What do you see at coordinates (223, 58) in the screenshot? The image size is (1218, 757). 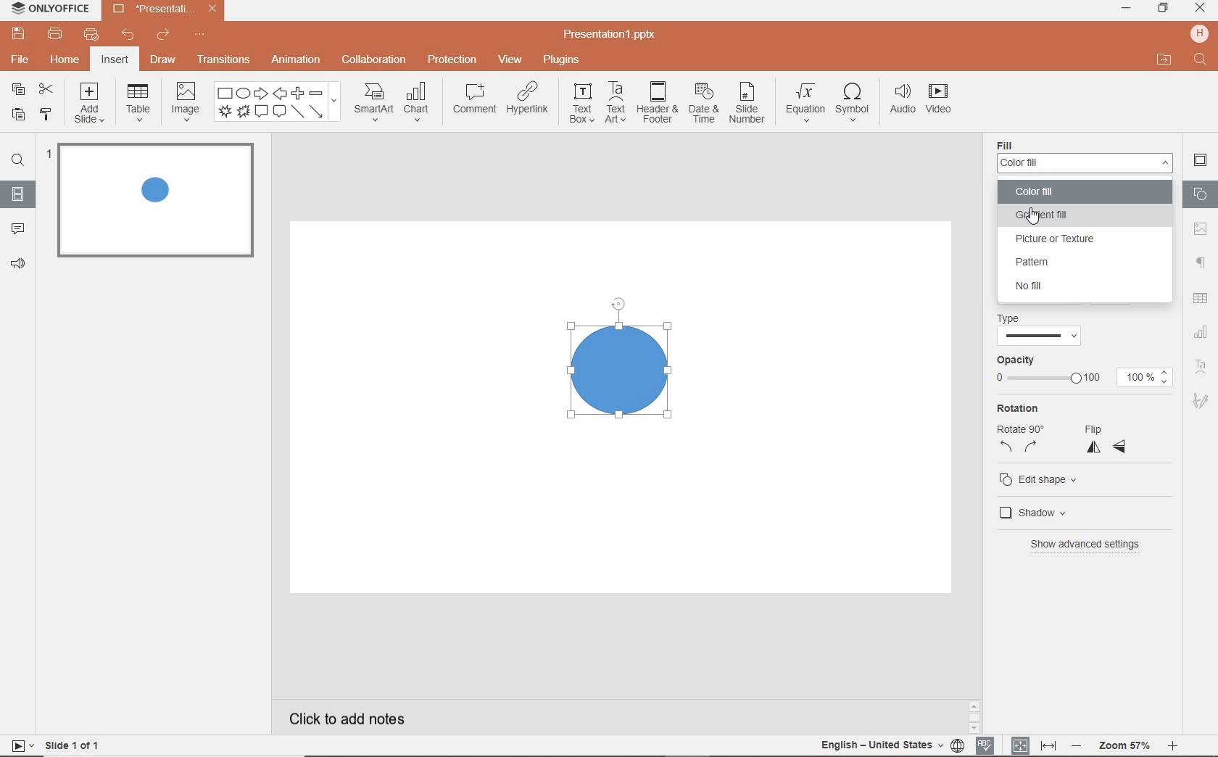 I see `transitions` at bounding box center [223, 58].